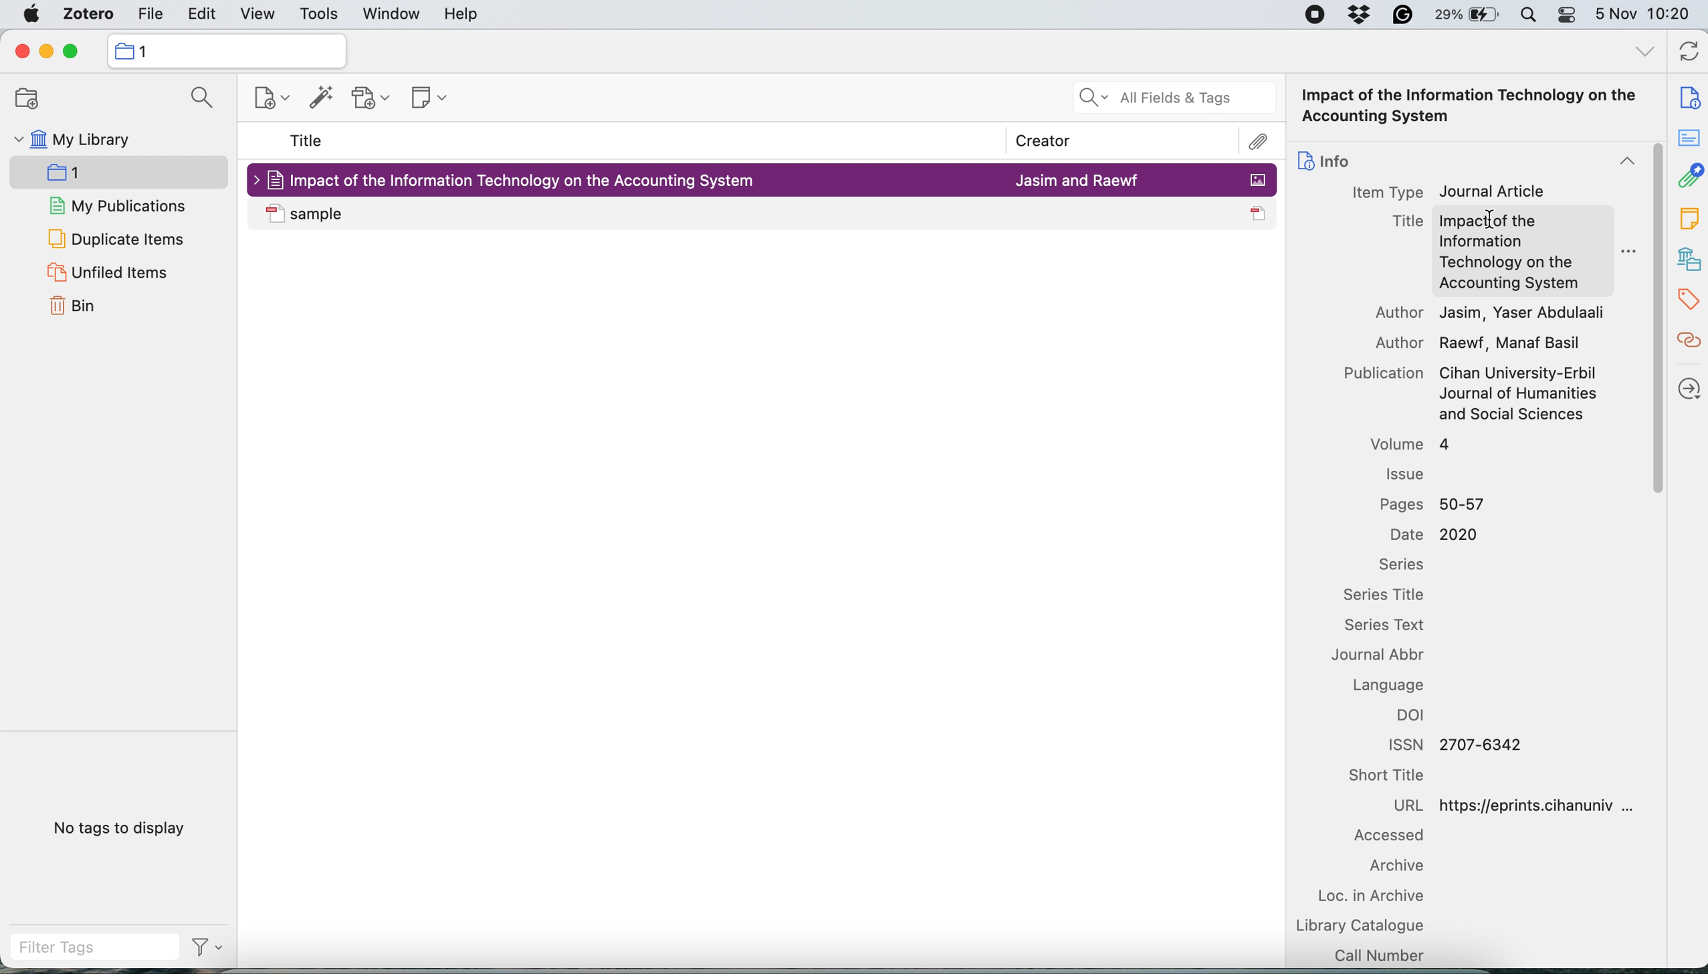  I want to click on add items by identifier, so click(320, 98).